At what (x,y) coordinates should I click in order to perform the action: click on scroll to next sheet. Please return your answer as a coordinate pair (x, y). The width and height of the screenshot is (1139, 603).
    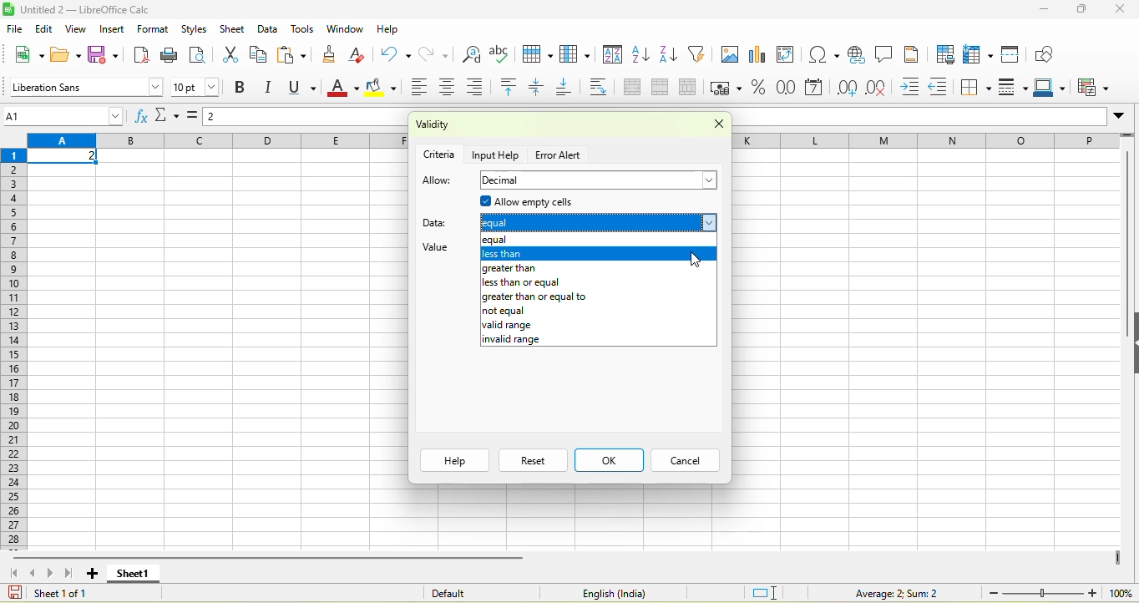
    Looking at the image, I should click on (53, 574).